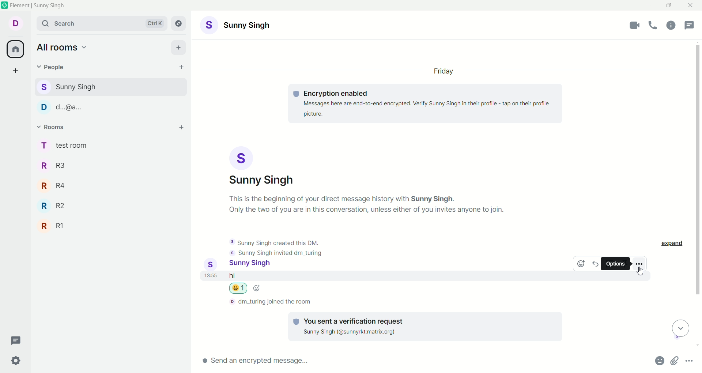 The image size is (702, 373). I want to click on people, so click(79, 109).